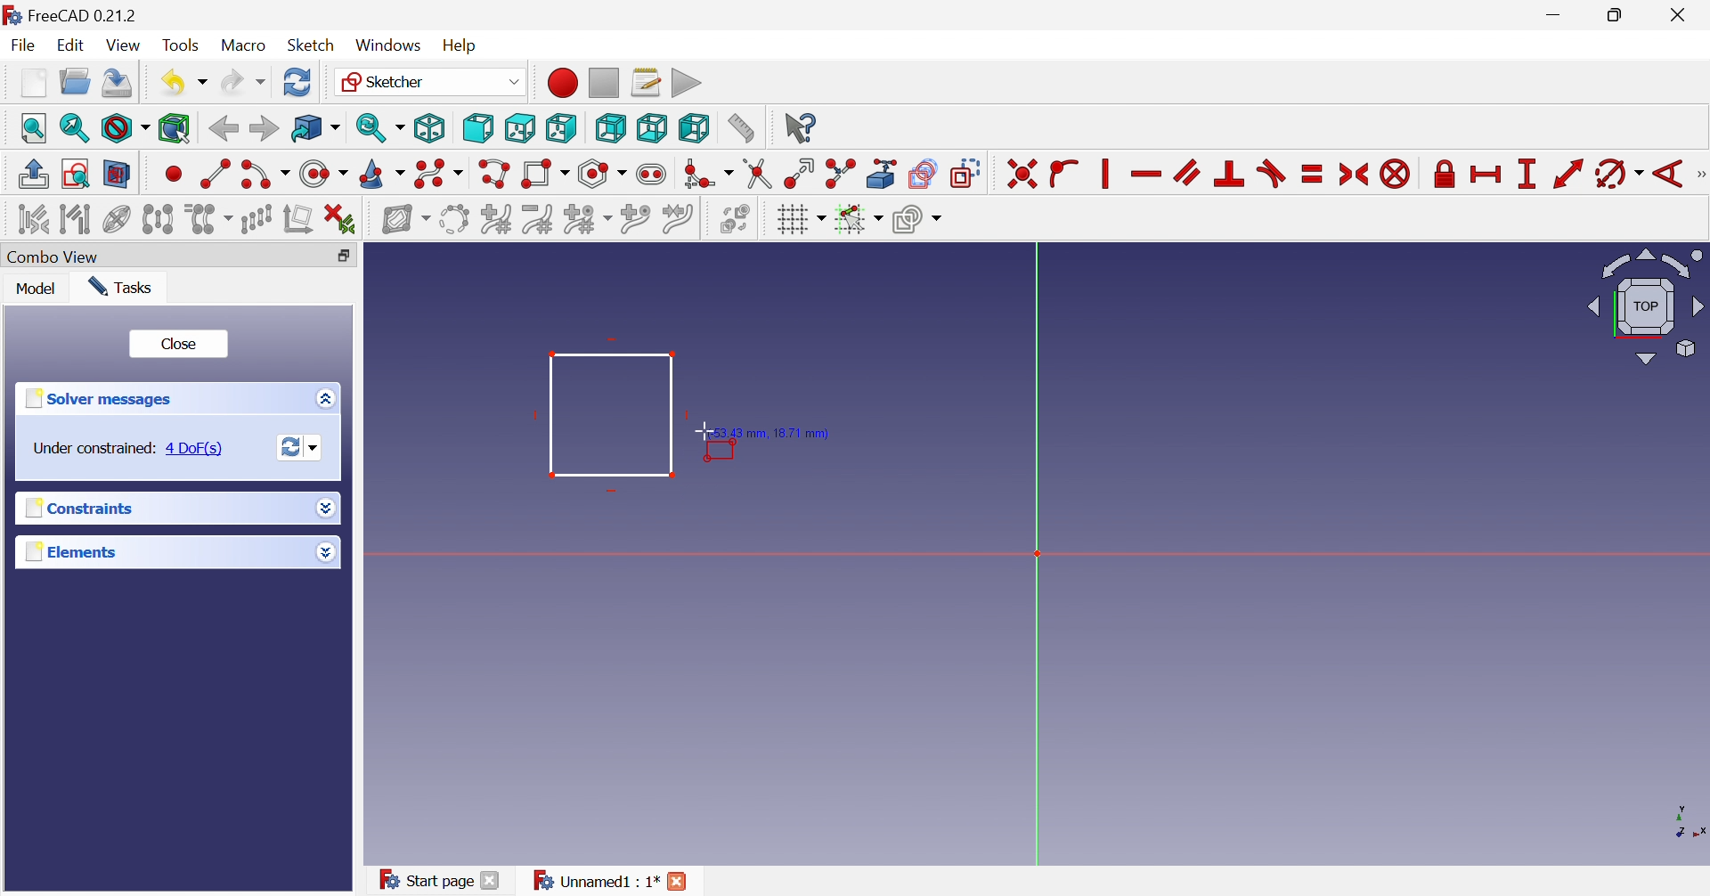 The height and width of the screenshot is (896, 1710). What do you see at coordinates (1145, 175) in the screenshot?
I see `Constrain horizontally` at bounding box center [1145, 175].